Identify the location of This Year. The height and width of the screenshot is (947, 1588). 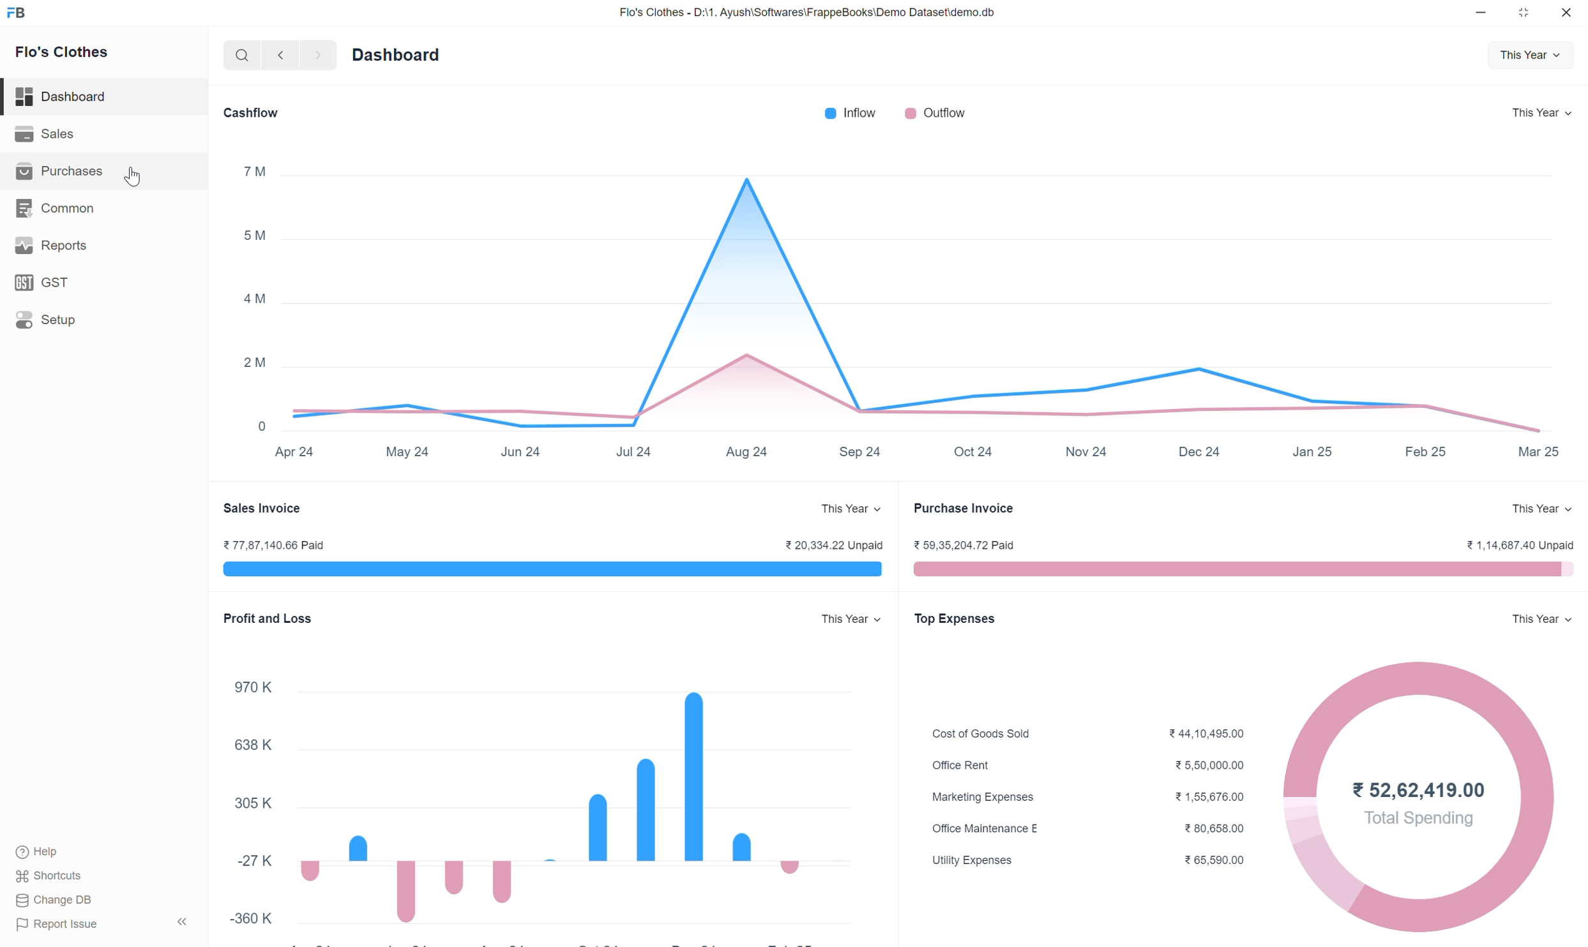
(851, 618).